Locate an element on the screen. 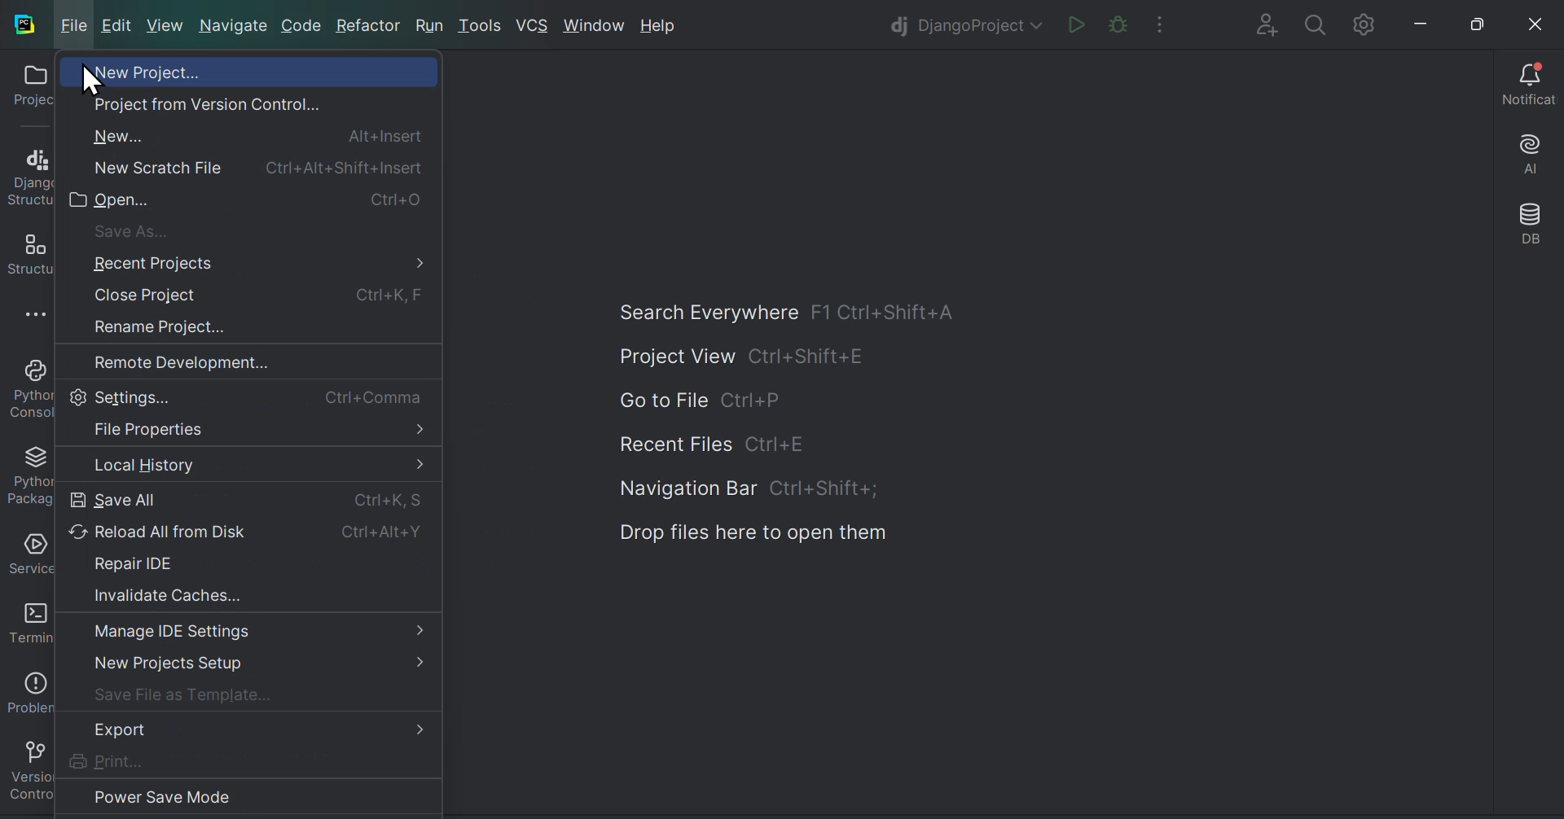 The height and width of the screenshot is (819, 1564). Reload all from disc is located at coordinates (253, 532).